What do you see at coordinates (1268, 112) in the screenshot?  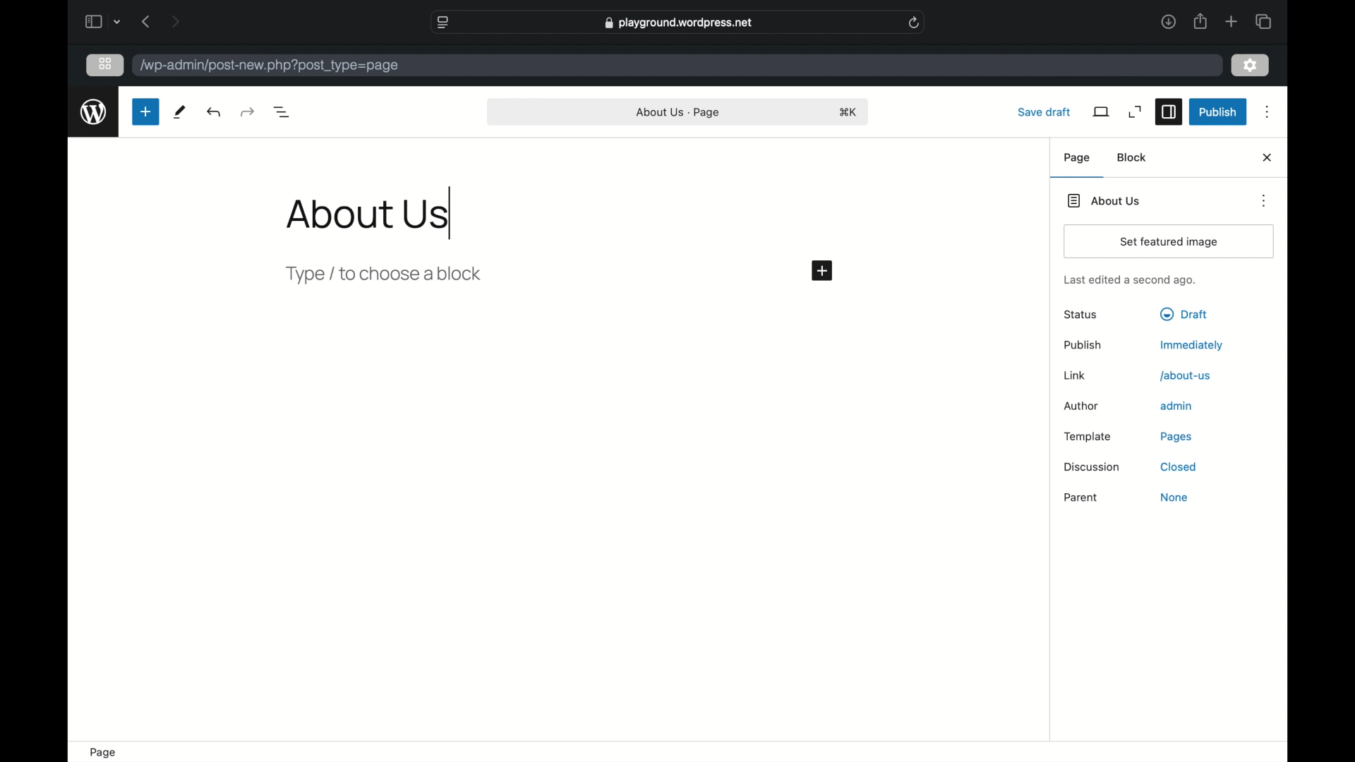 I see `more options` at bounding box center [1268, 112].